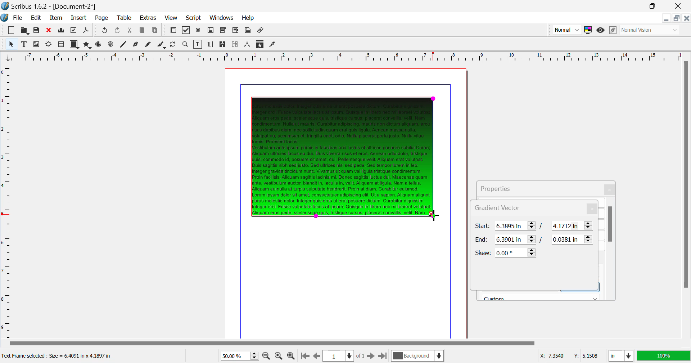  What do you see at coordinates (279, 356) in the screenshot?
I see `Zoom to 100%` at bounding box center [279, 356].